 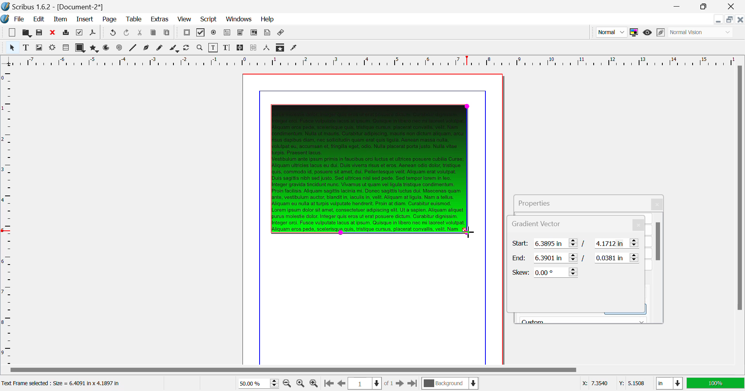 I want to click on Cut, so click(x=140, y=33).